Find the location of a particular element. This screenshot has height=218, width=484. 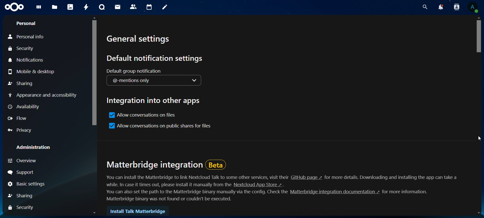

personal is located at coordinates (27, 23).